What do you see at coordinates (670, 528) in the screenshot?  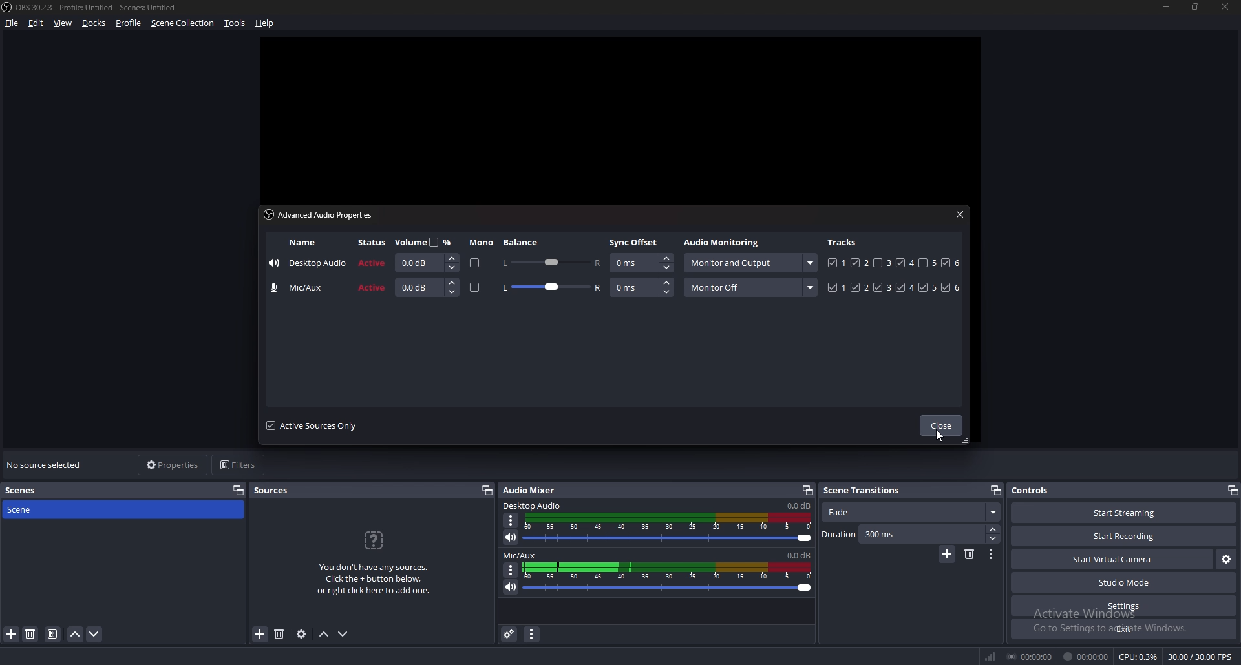 I see `desktop audio soundbar` at bounding box center [670, 528].